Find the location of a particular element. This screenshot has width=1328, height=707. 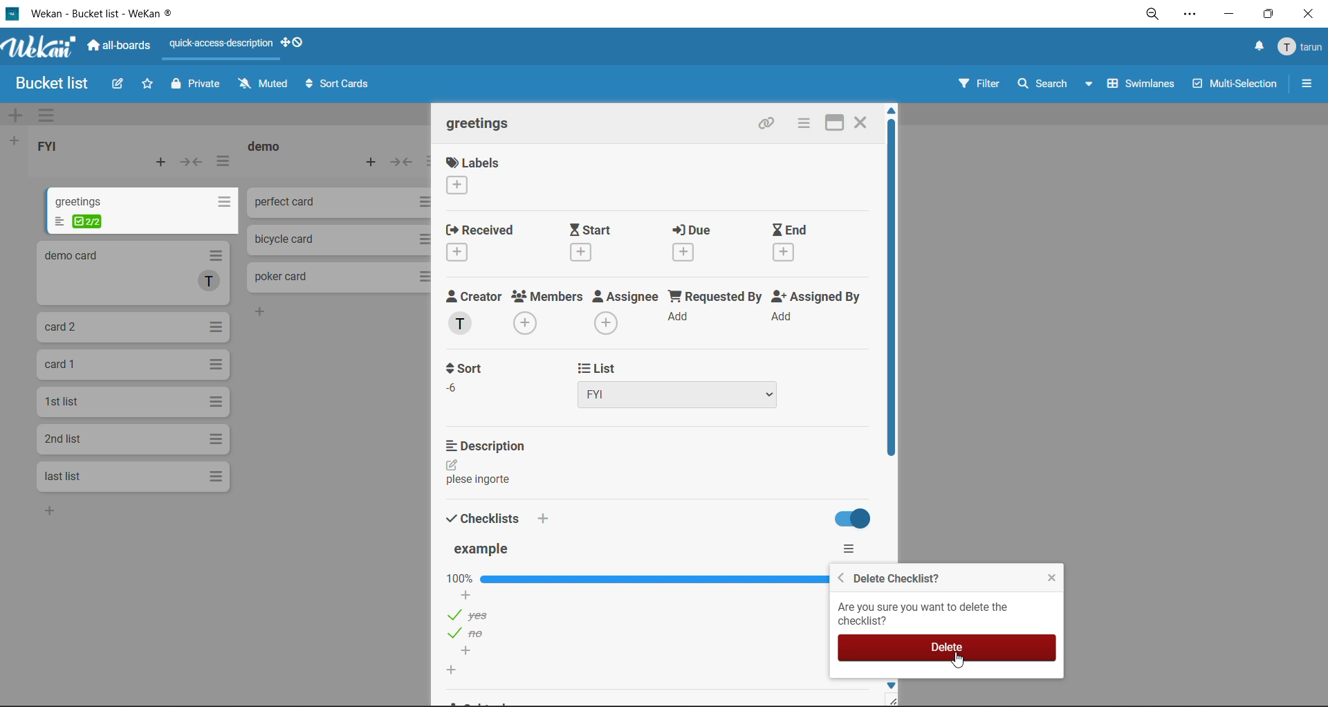

multiselection is located at coordinates (1239, 83).